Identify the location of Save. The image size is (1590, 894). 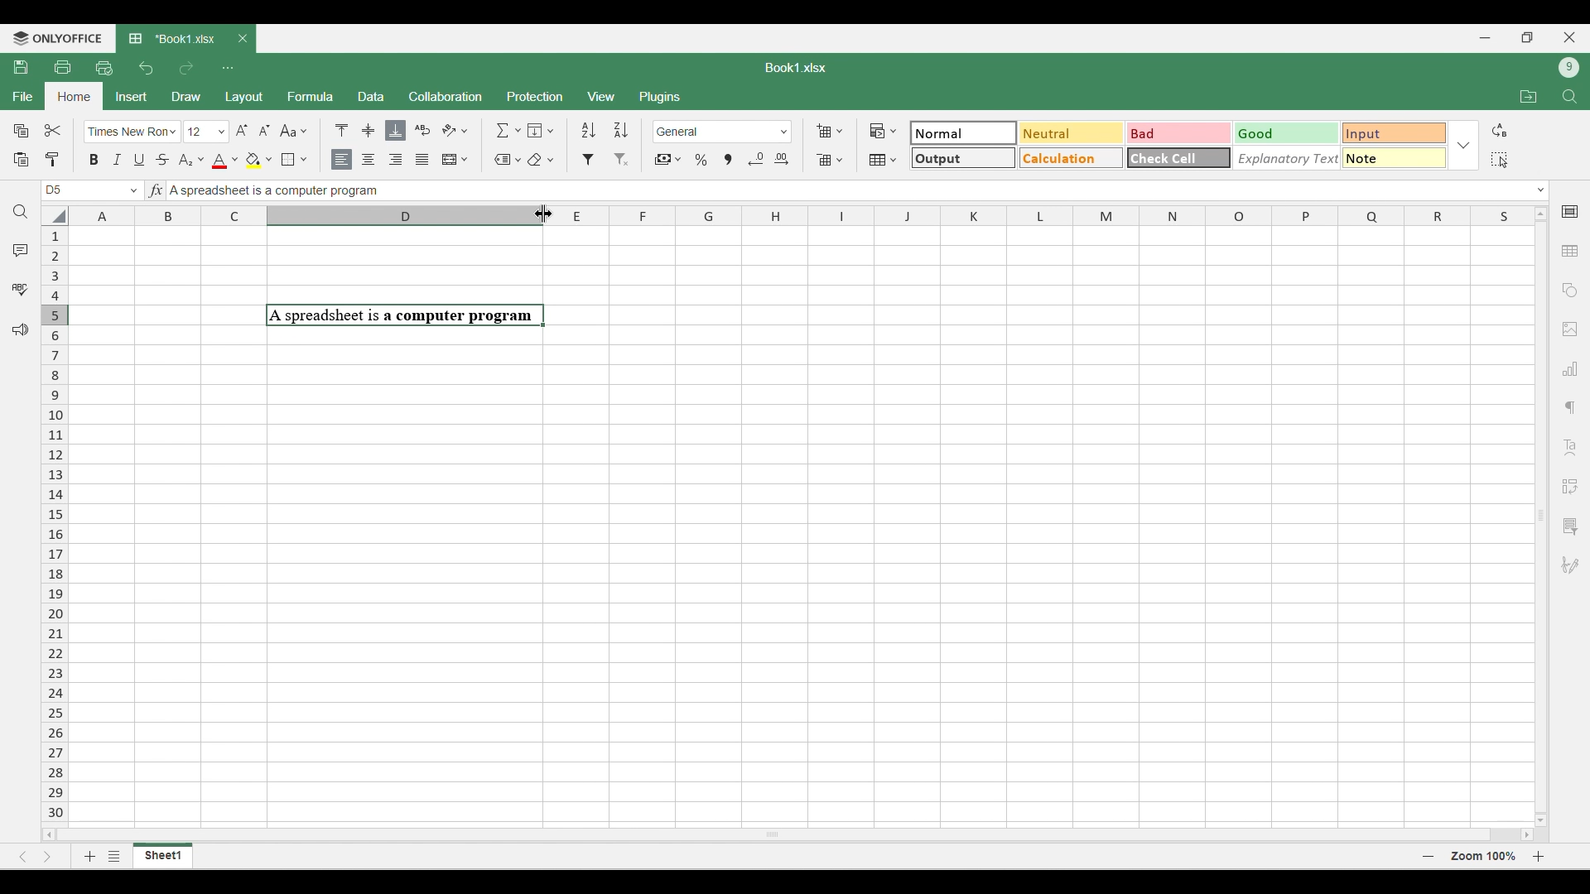
(20, 66).